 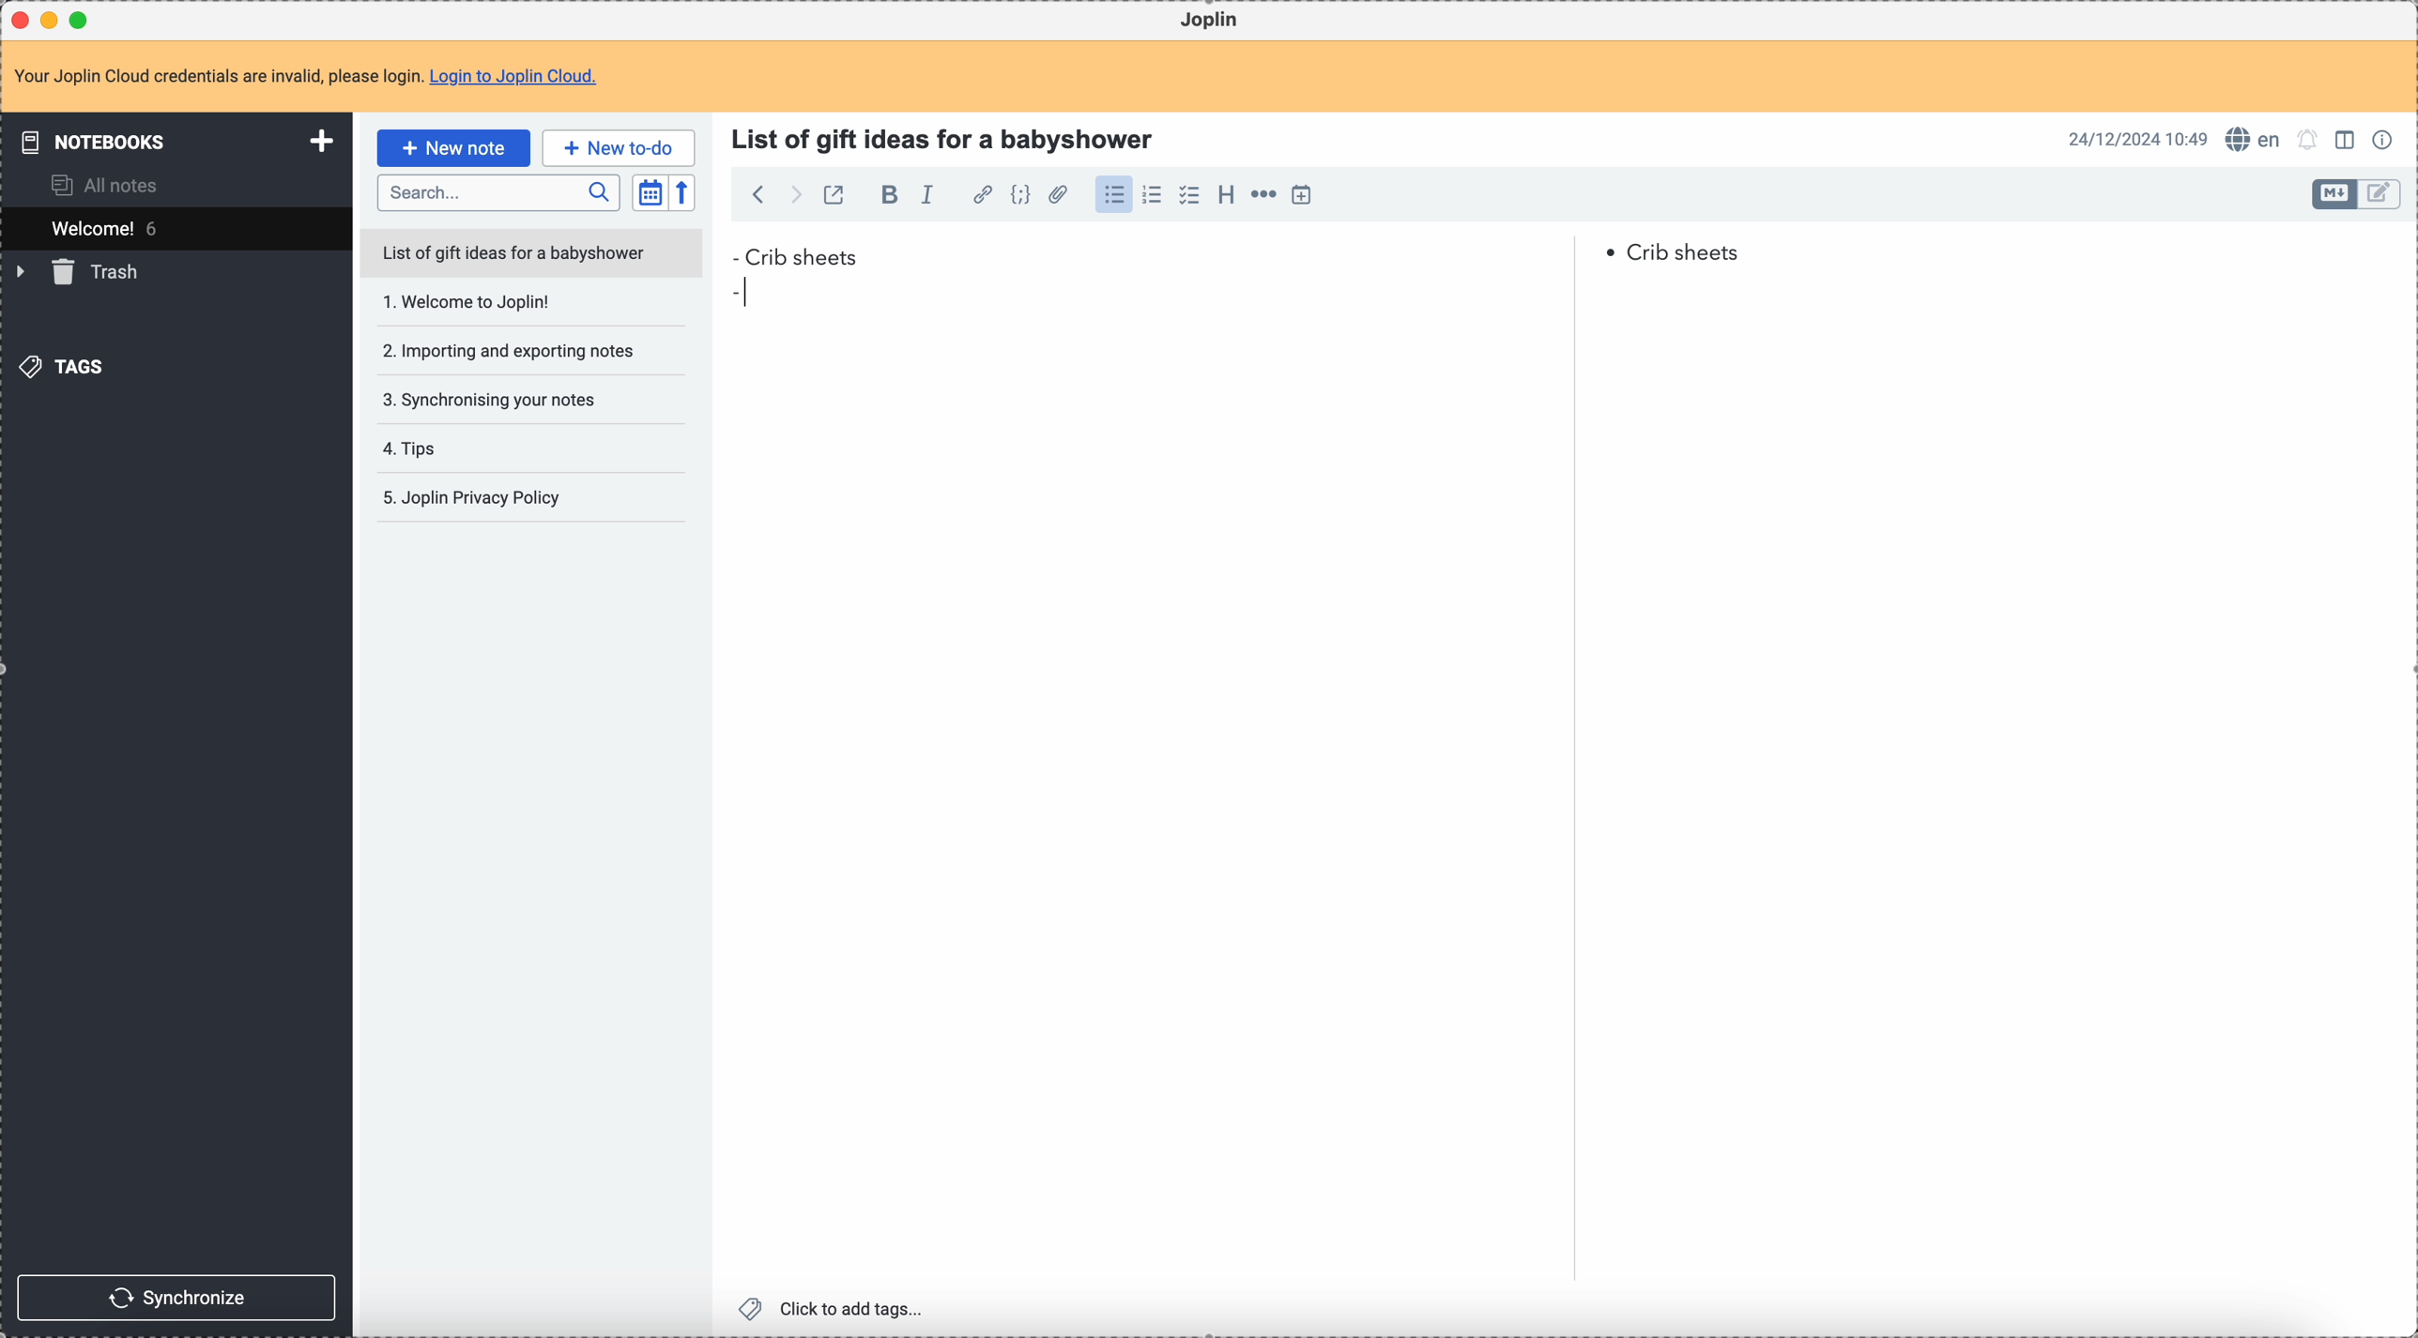 I want to click on click on bulleted list, so click(x=1119, y=196).